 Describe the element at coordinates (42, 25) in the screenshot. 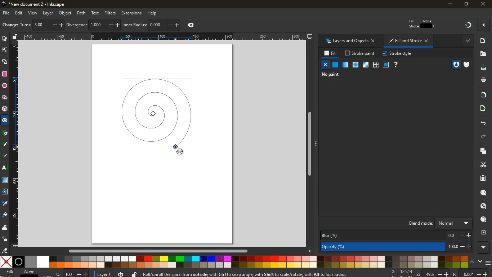

I see `turns` at that location.